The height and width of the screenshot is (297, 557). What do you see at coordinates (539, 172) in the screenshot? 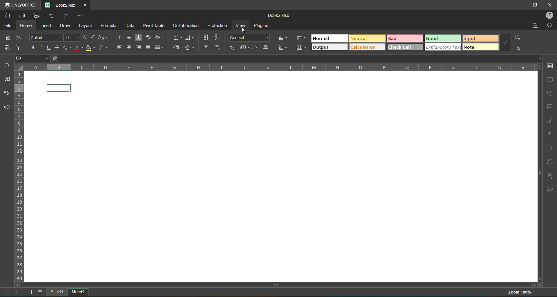
I see `scrollbar` at bounding box center [539, 172].